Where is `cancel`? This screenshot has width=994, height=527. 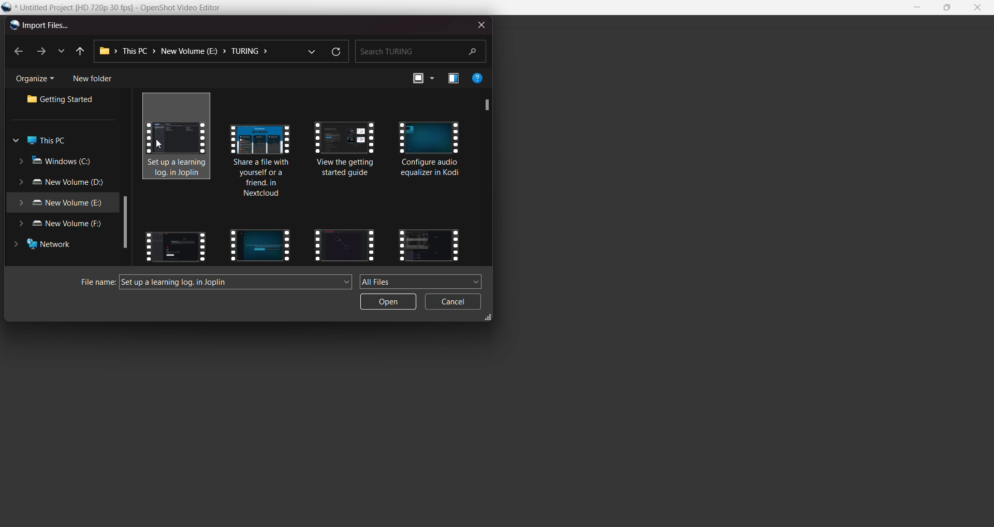
cancel is located at coordinates (454, 302).